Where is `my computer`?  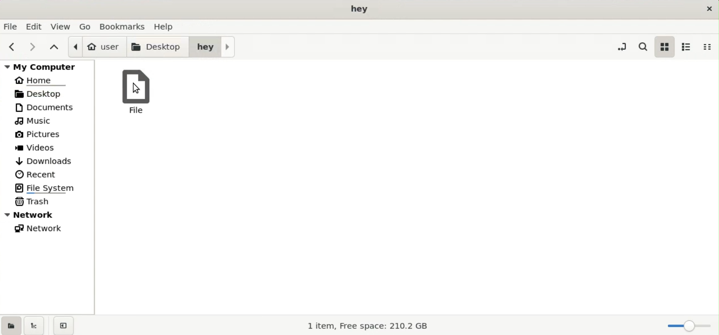
my computer is located at coordinates (49, 66).